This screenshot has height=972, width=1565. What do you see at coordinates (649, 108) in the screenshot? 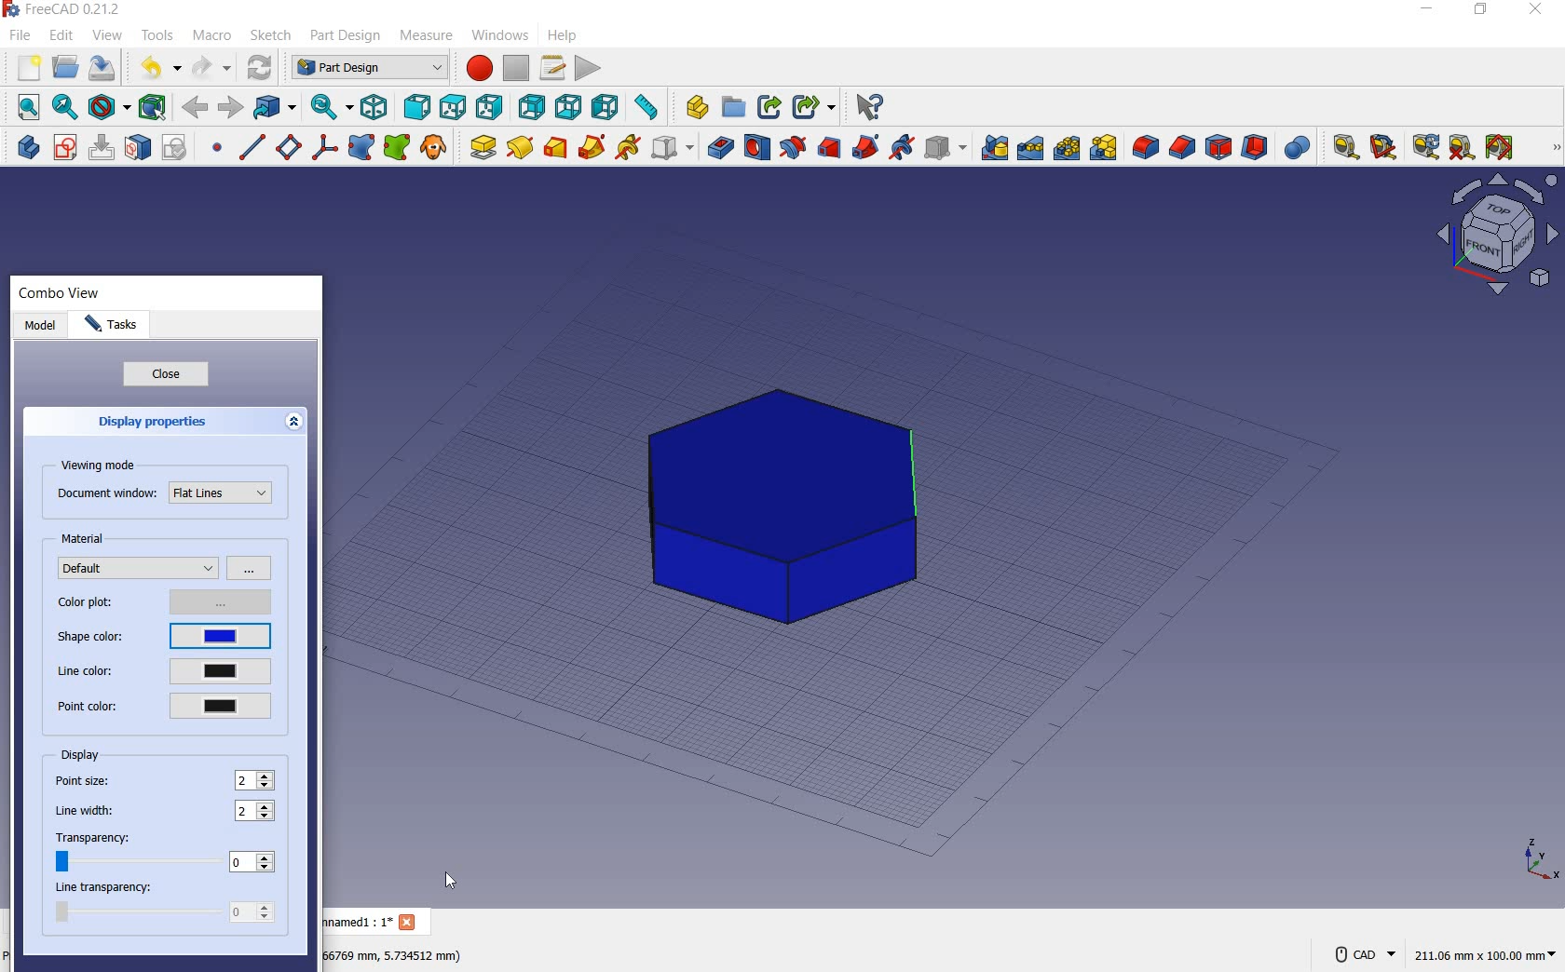
I see `measure distance` at bounding box center [649, 108].